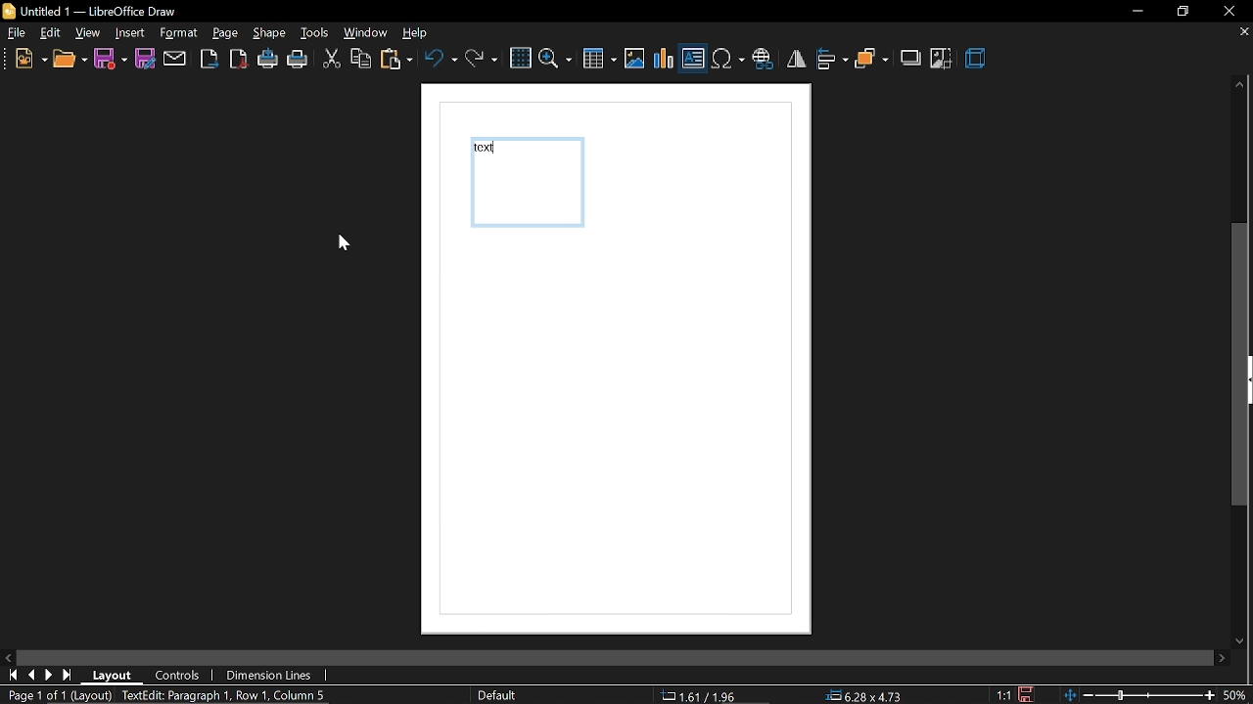  I want to click on new, so click(30, 61).